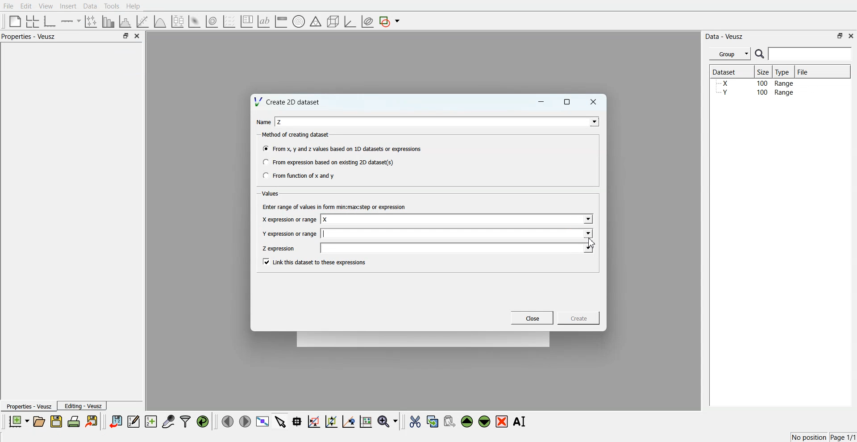 The height and width of the screenshot is (442, 857). What do you see at coordinates (467, 421) in the screenshot?
I see `Move up the selected widget` at bounding box center [467, 421].